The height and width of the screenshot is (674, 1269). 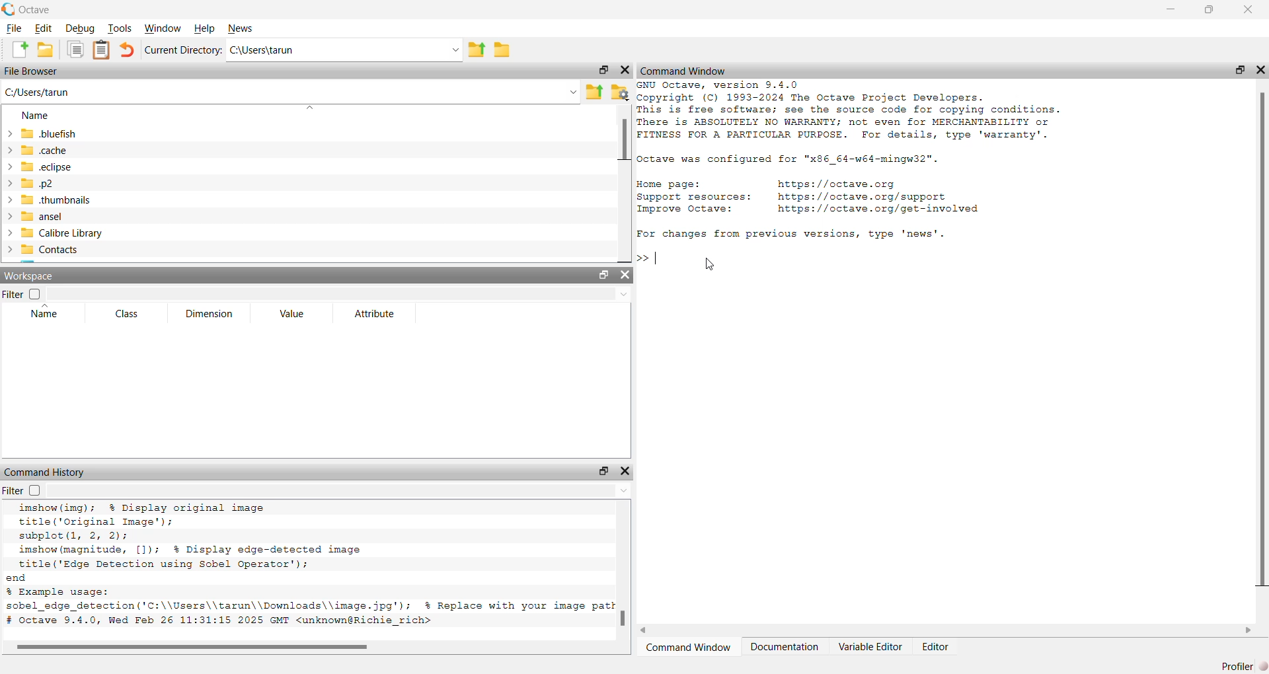 I want to click on File Browser, so click(x=33, y=71).